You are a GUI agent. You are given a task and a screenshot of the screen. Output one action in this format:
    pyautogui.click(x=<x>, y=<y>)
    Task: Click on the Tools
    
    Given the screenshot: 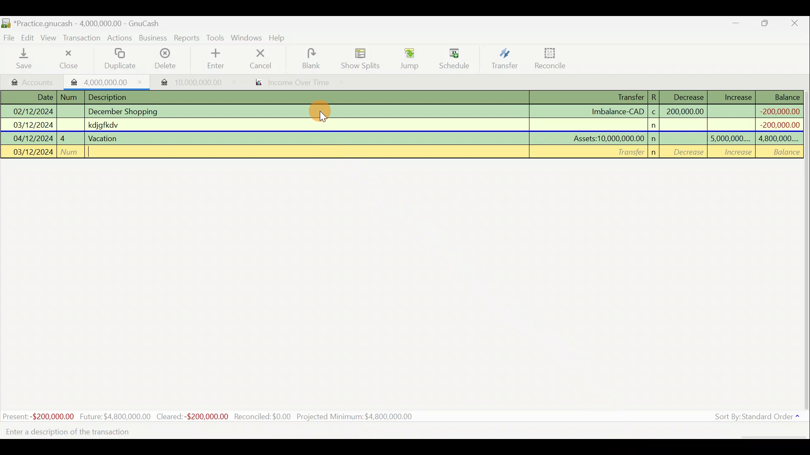 What is the action you would take?
    pyautogui.click(x=216, y=38)
    